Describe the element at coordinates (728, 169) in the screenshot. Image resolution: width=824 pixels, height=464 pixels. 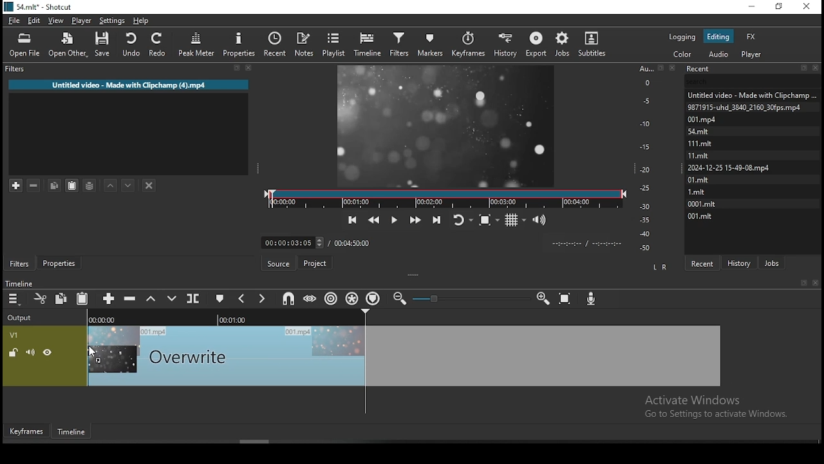
I see `files` at that location.